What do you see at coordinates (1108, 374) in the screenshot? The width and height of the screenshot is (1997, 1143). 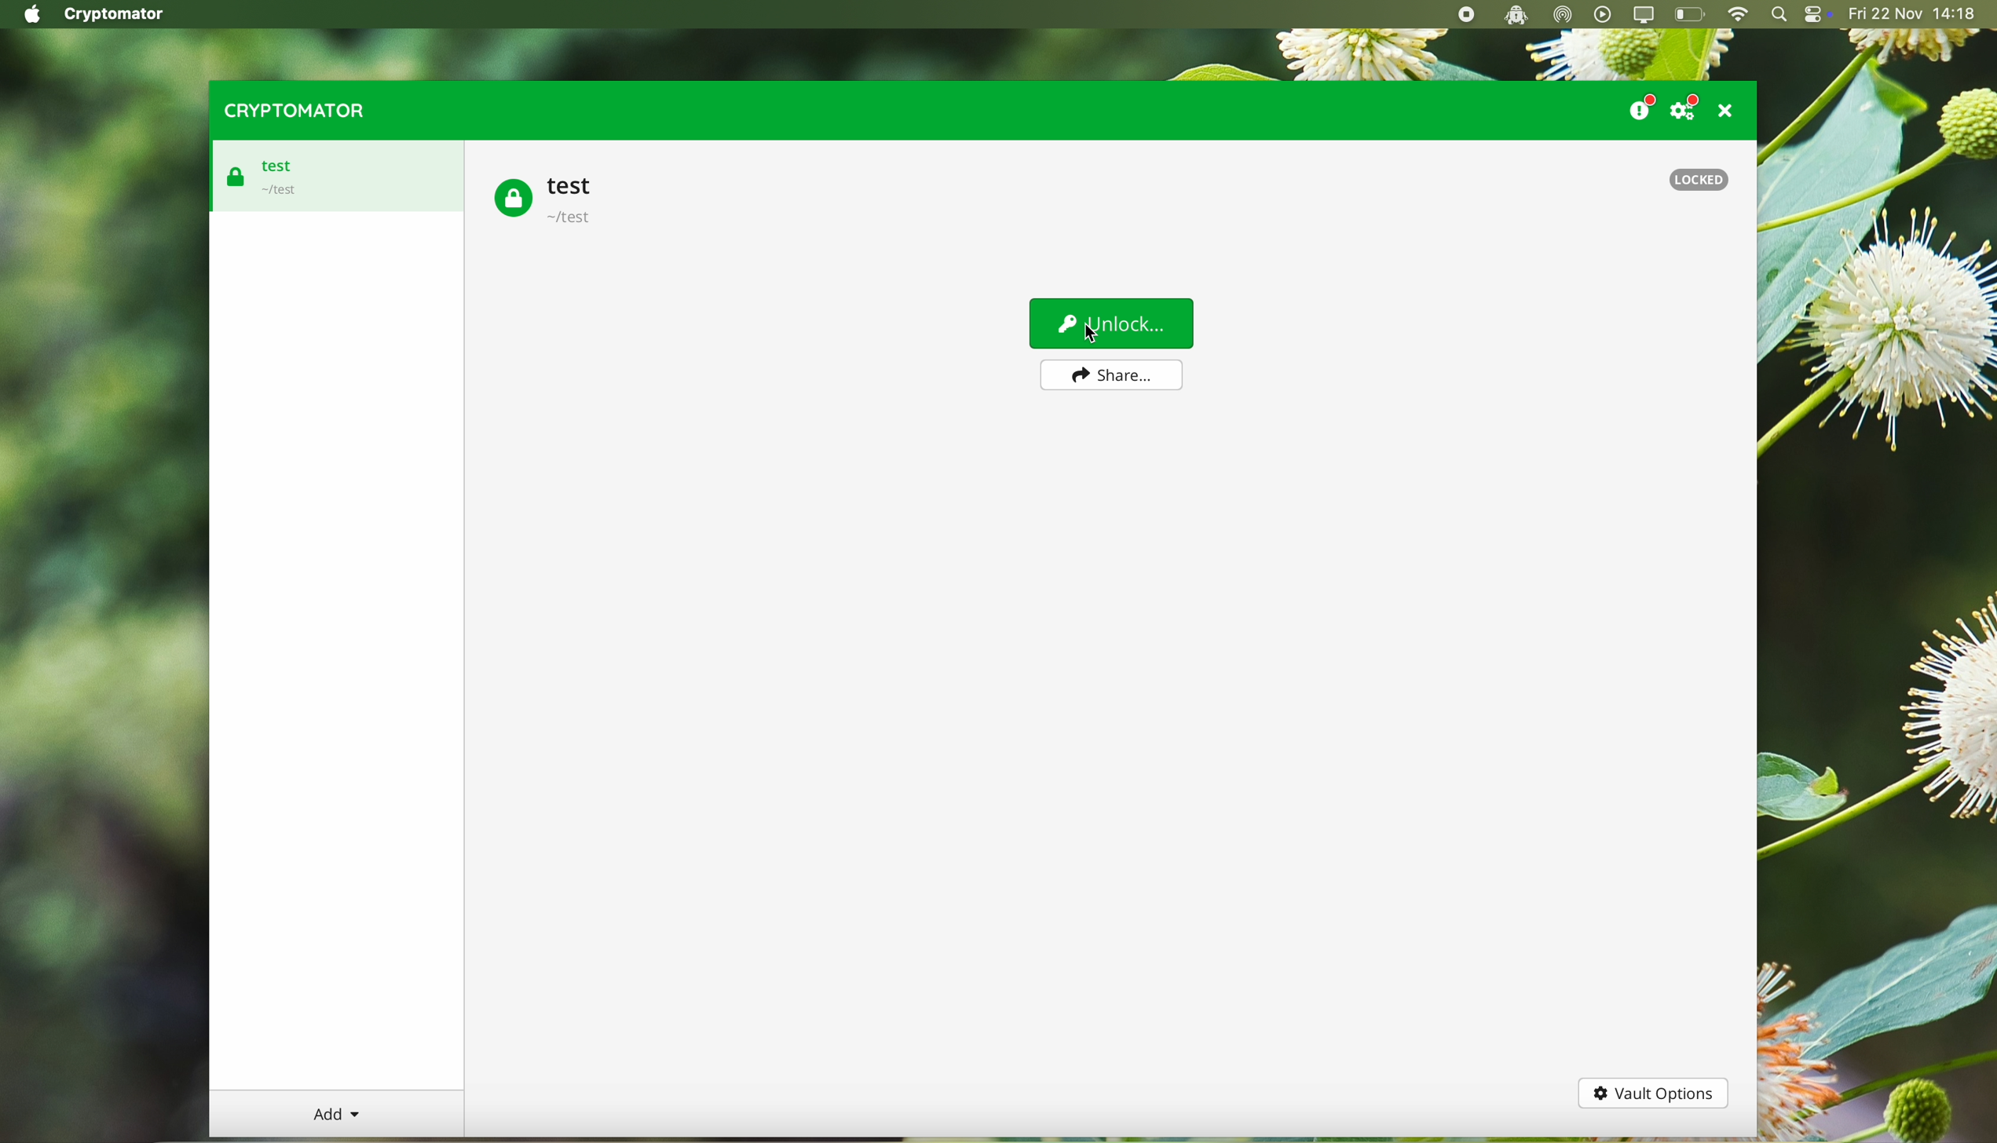 I see `share` at bounding box center [1108, 374].